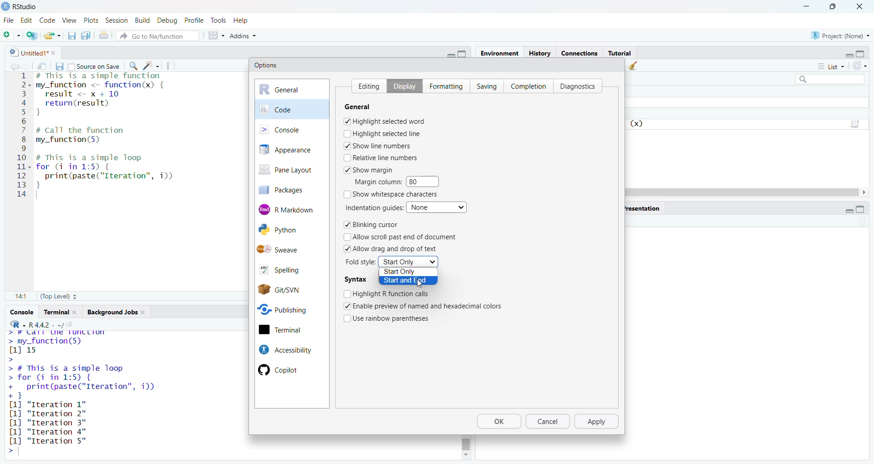  I want to click on [1] "Iteration 1", so click(53, 404).